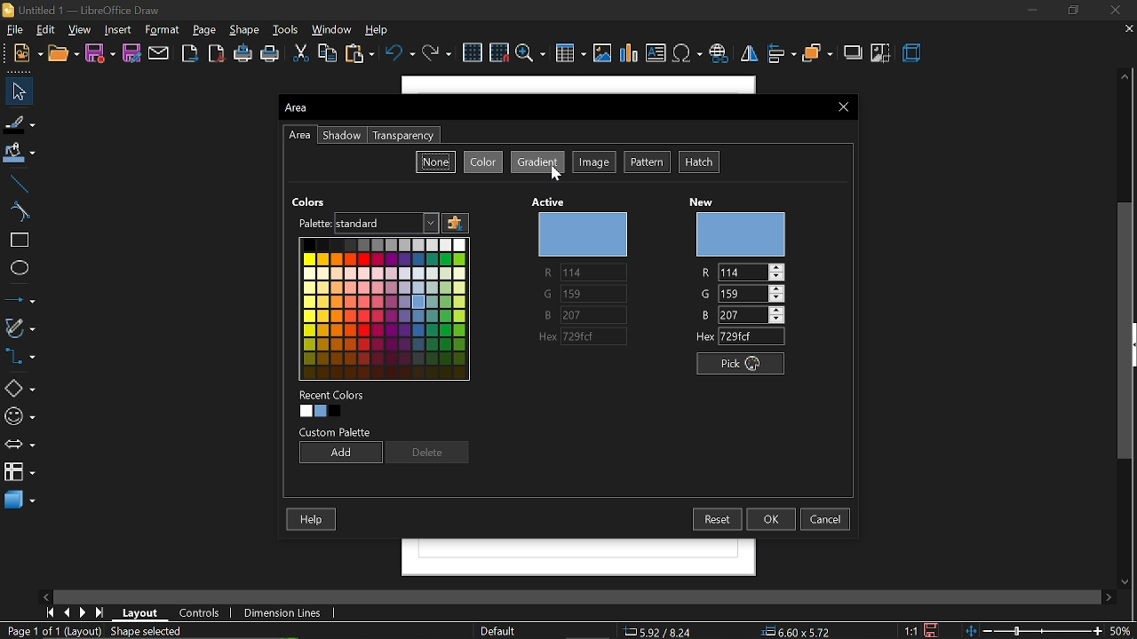 The image size is (1137, 639). What do you see at coordinates (20, 328) in the screenshot?
I see `curves and polygons` at bounding box center [20, 328].